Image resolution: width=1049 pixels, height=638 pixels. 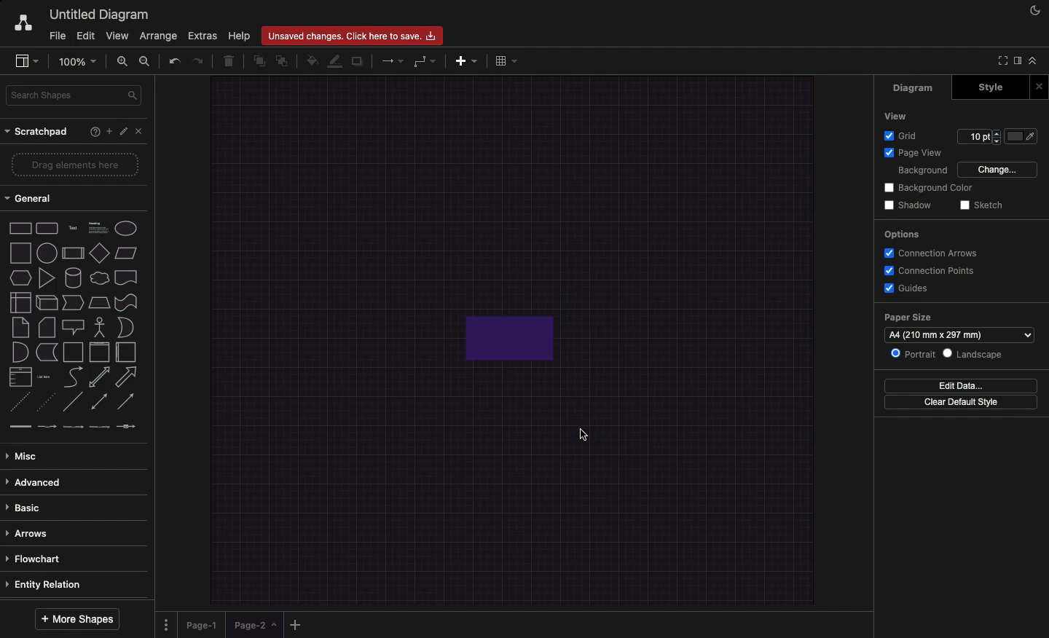 I want to click on Paper size, so click(x=961, y=324).